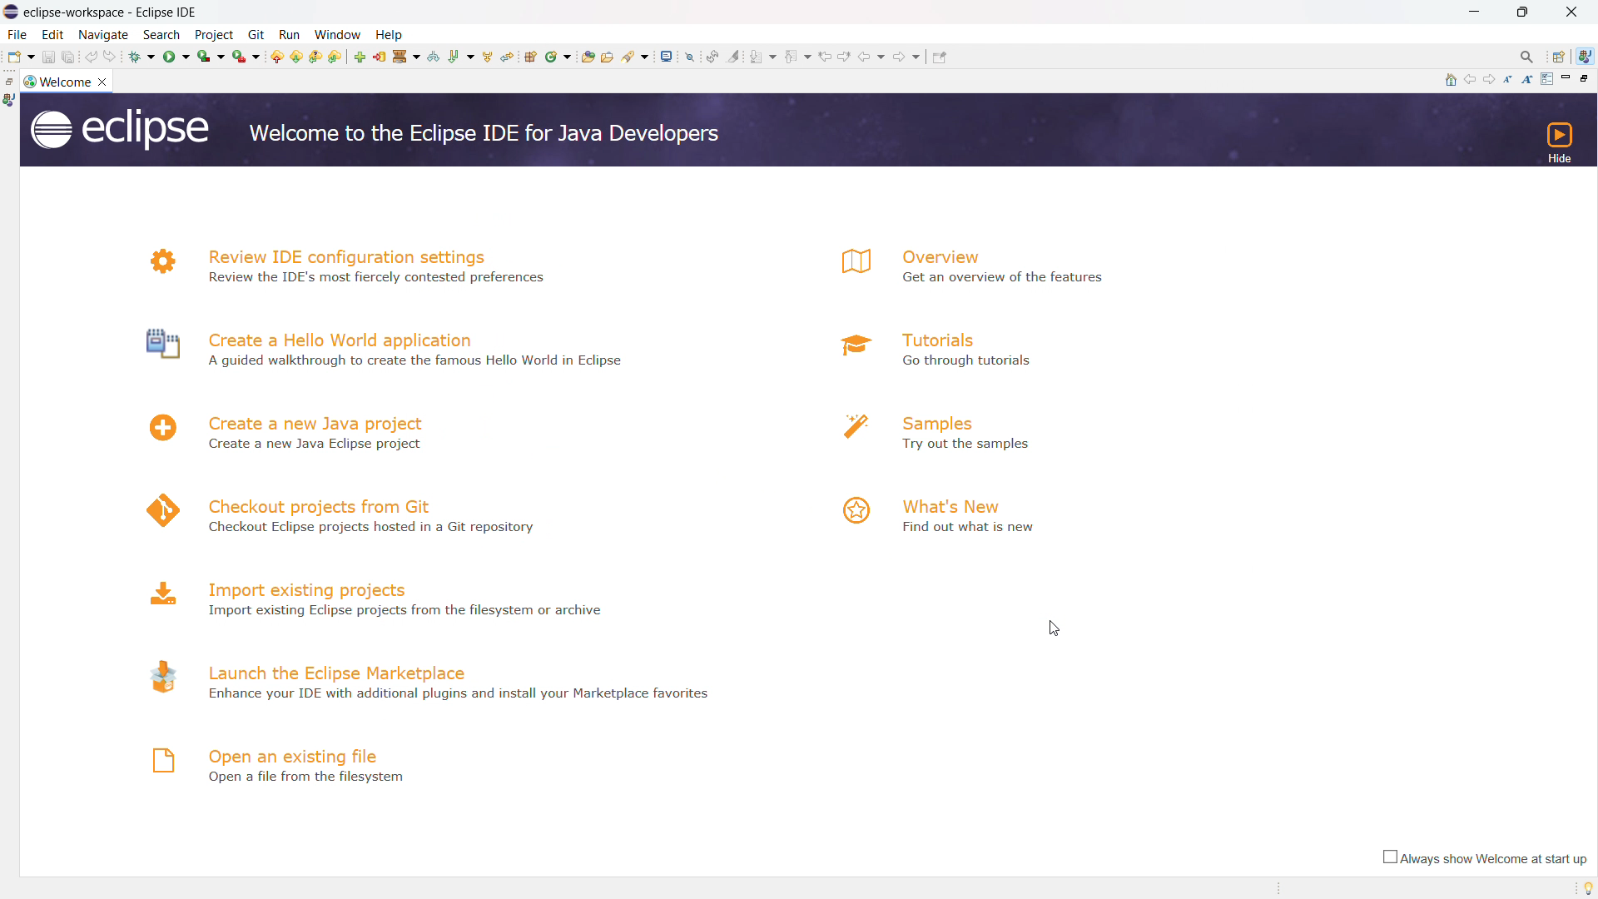 Image resolution: width=1598 pixels, height=899 pixels. Describe the element at coordinates (122, 11) in the screenshot. I see `Title` at that location.